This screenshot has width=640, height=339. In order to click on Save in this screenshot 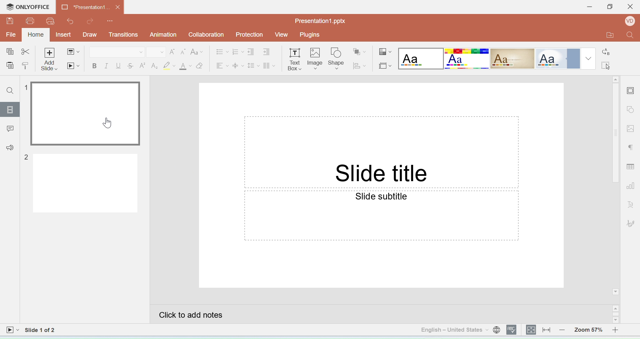, I will do `click(10, 21)`.